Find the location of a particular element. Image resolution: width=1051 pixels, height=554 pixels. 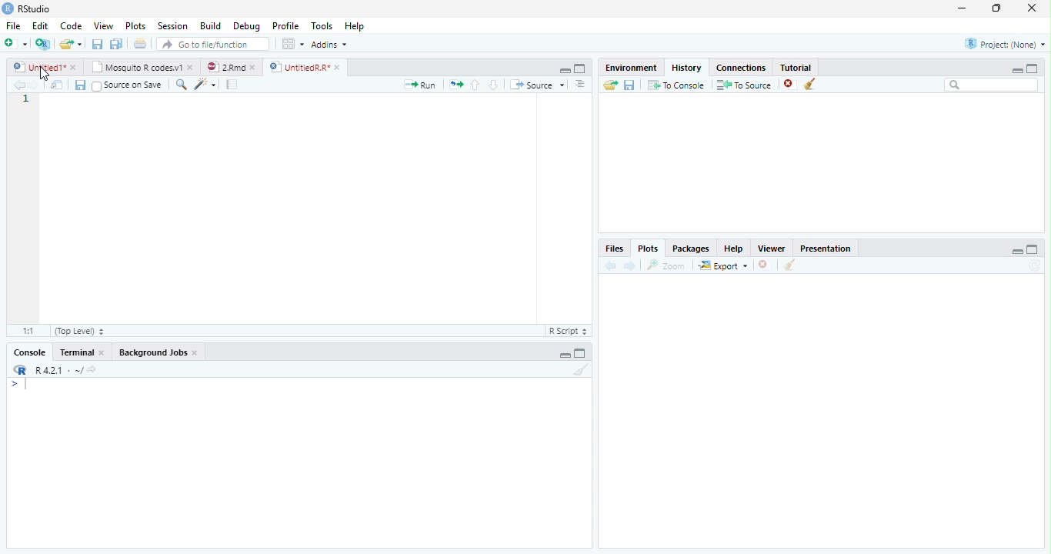

Minimize is located at coordinates (565, 355).